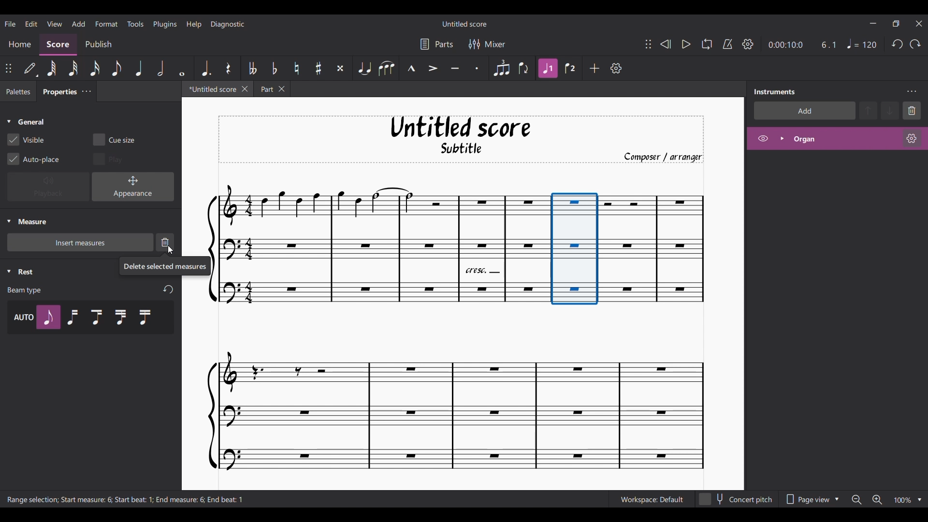 The width and height of the screenshot is (928, 522). I want to click on Toggle sharp, so click(318, 69).